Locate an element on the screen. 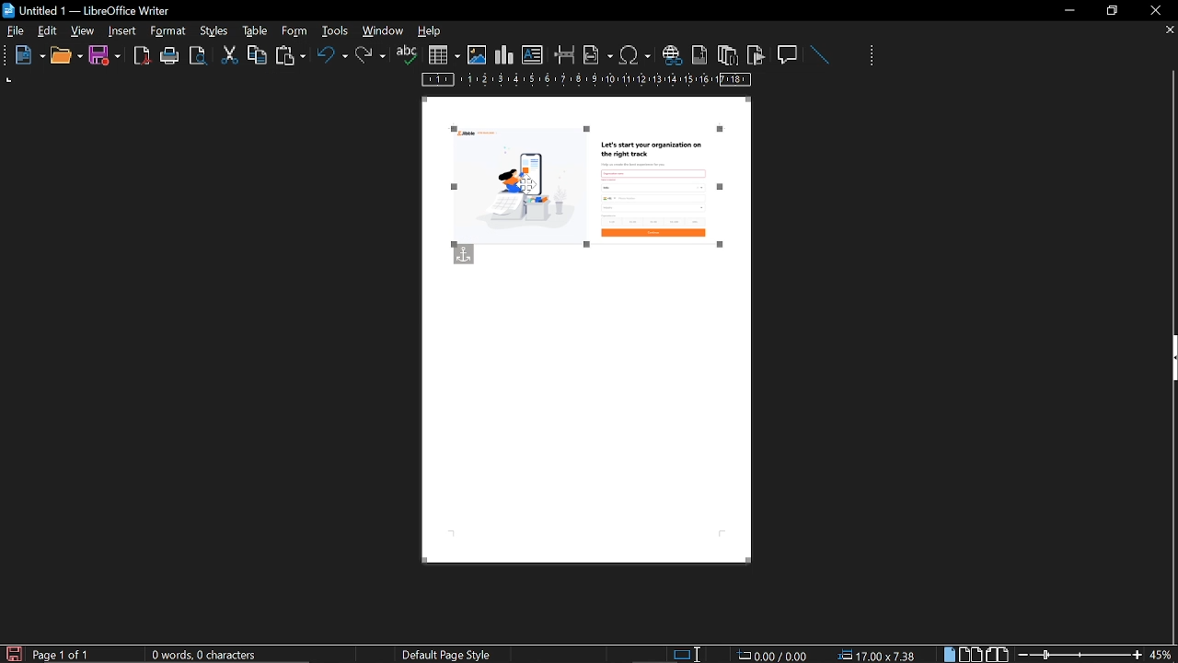  form is located at coordinates (337, 30).